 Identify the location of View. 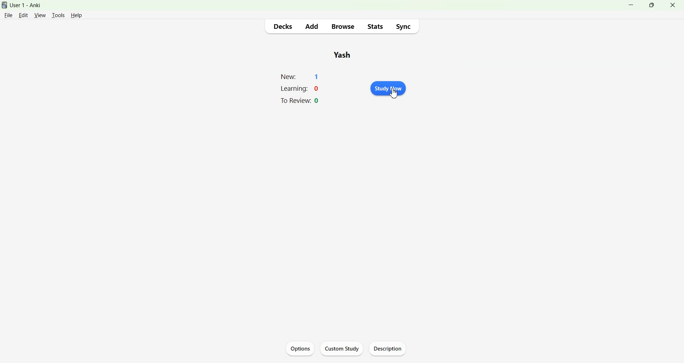
(40, 15).